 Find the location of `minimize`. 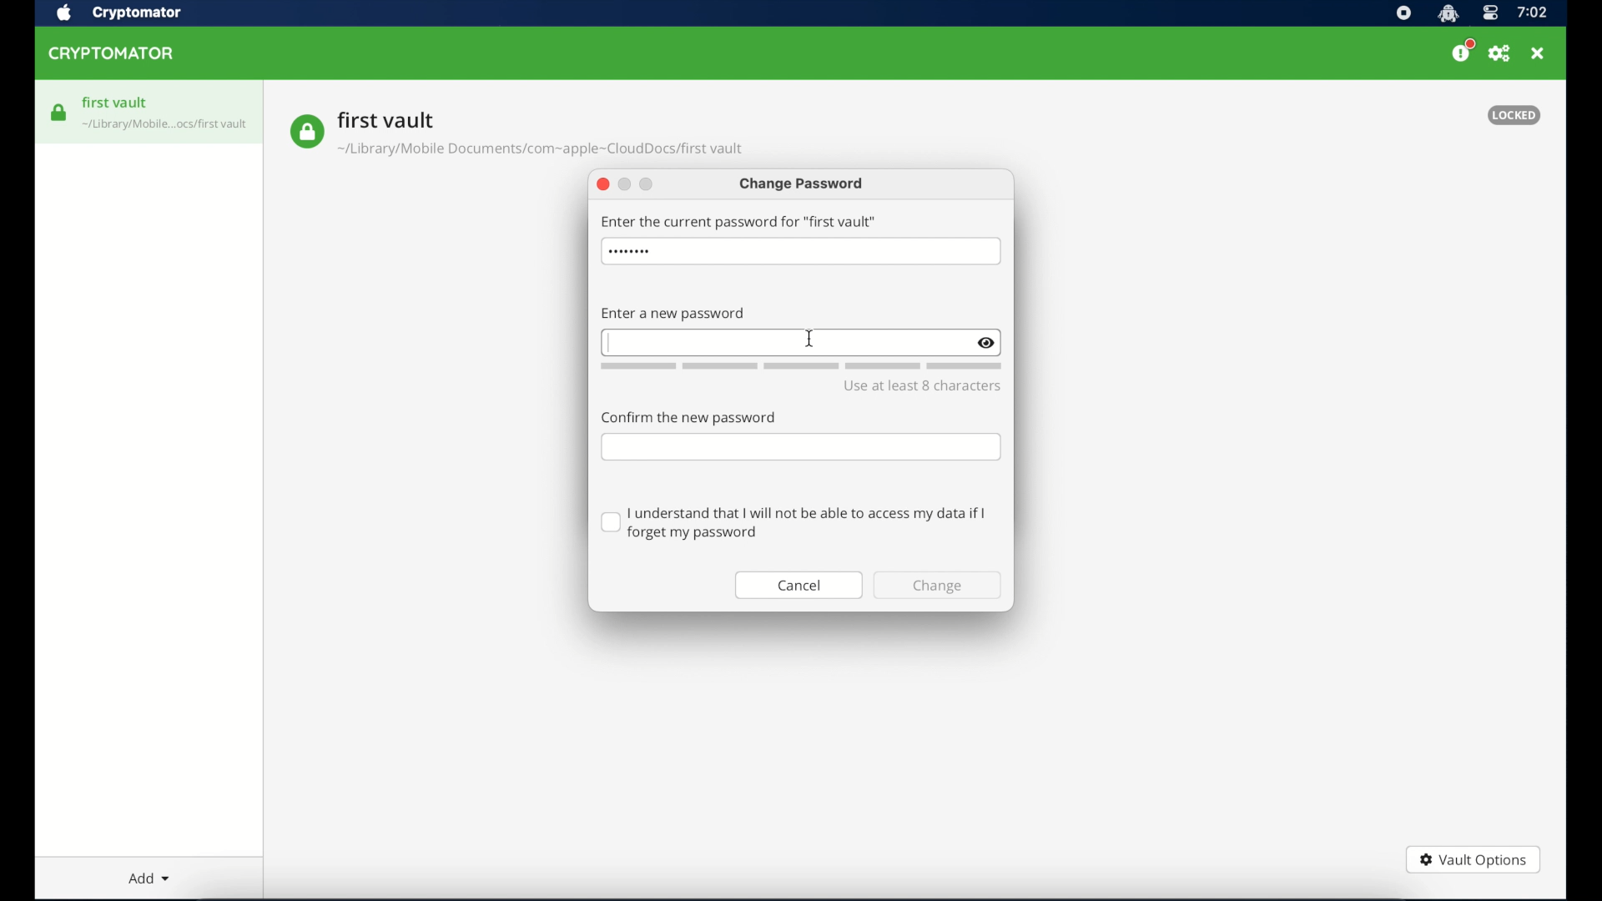

minimize is located at coordinates (626, 185).